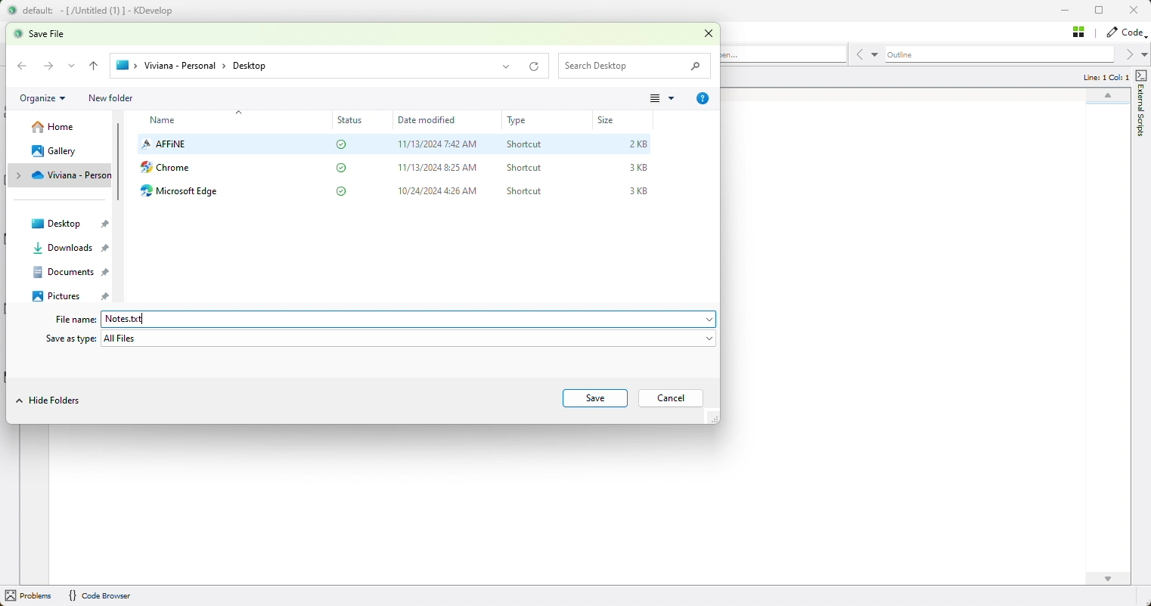 The image size is (1151, 606). Describe the element at coordinates (48, 33) in the screenshot. I see `save file` at that location.